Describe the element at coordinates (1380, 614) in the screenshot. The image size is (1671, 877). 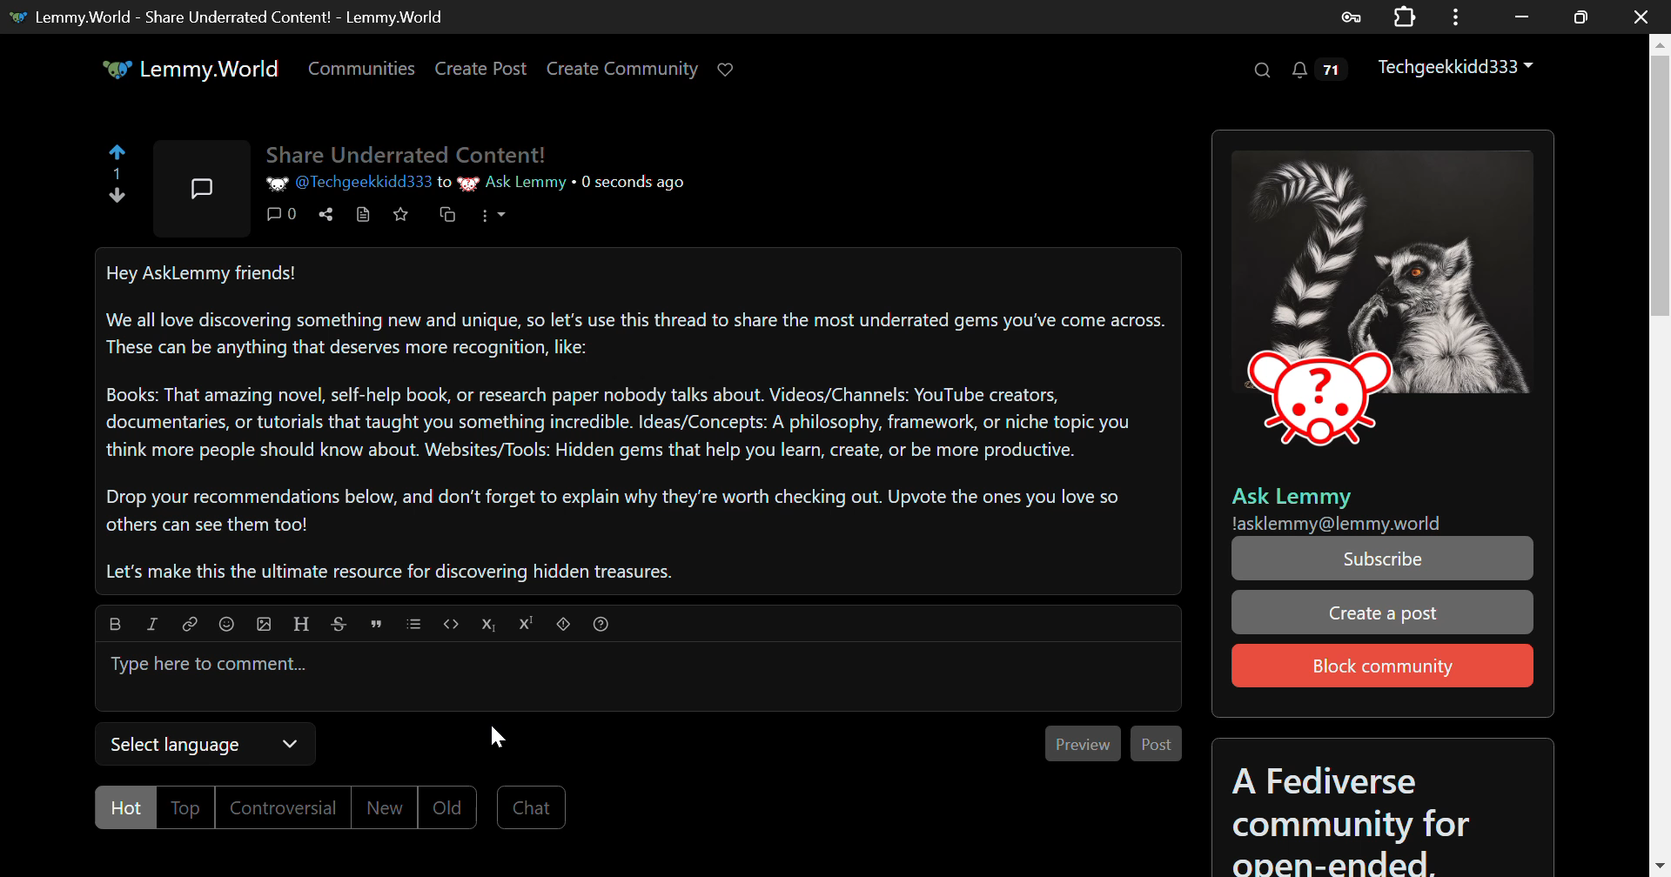
I see `Create a post` at that location.